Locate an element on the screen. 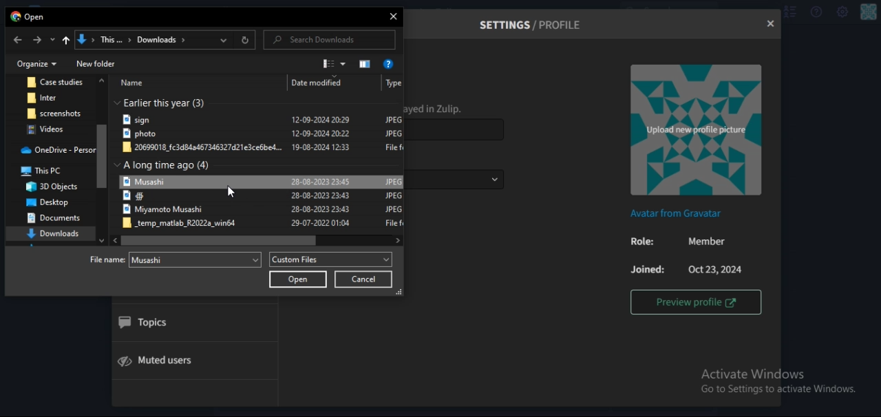 This screenshot has width=881, height=417. text is located at coordinates (167, 165).